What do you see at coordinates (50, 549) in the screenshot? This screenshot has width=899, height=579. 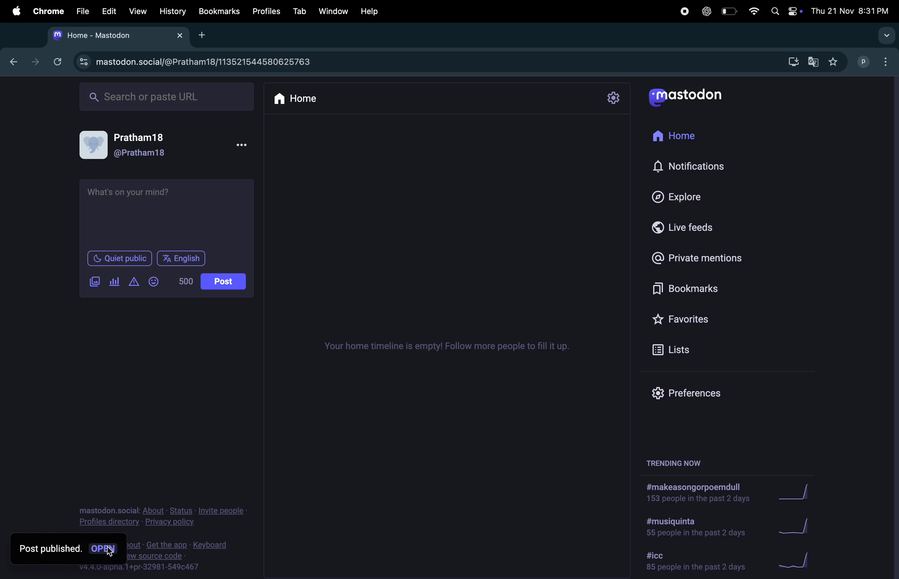 I see `post published` at bounding box center [50, 549].